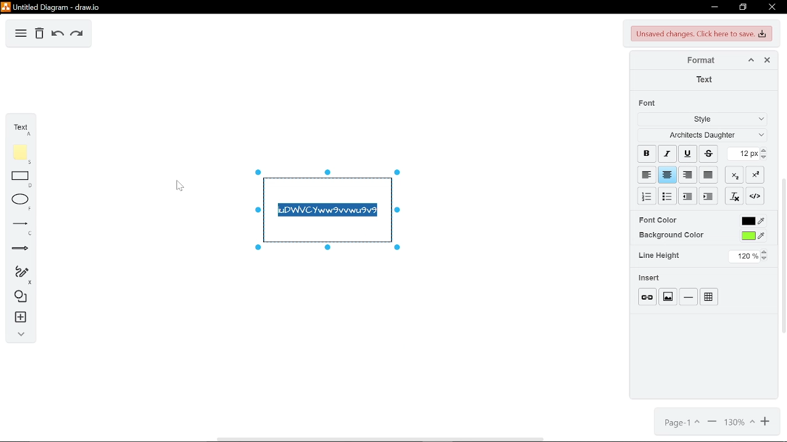  What do you see at coordinates (708, 153) in the screenshot?
I see `strikethrough` at bounding box center [708, 153].